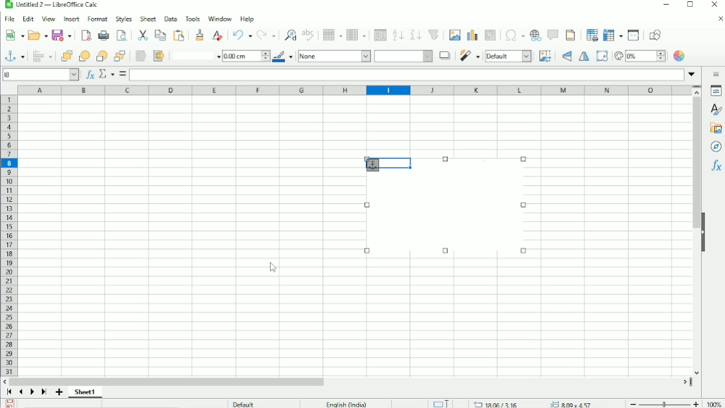  Describe the element at coordinates (566, 55) in the screenshot. I see `flip vertically` at that location.